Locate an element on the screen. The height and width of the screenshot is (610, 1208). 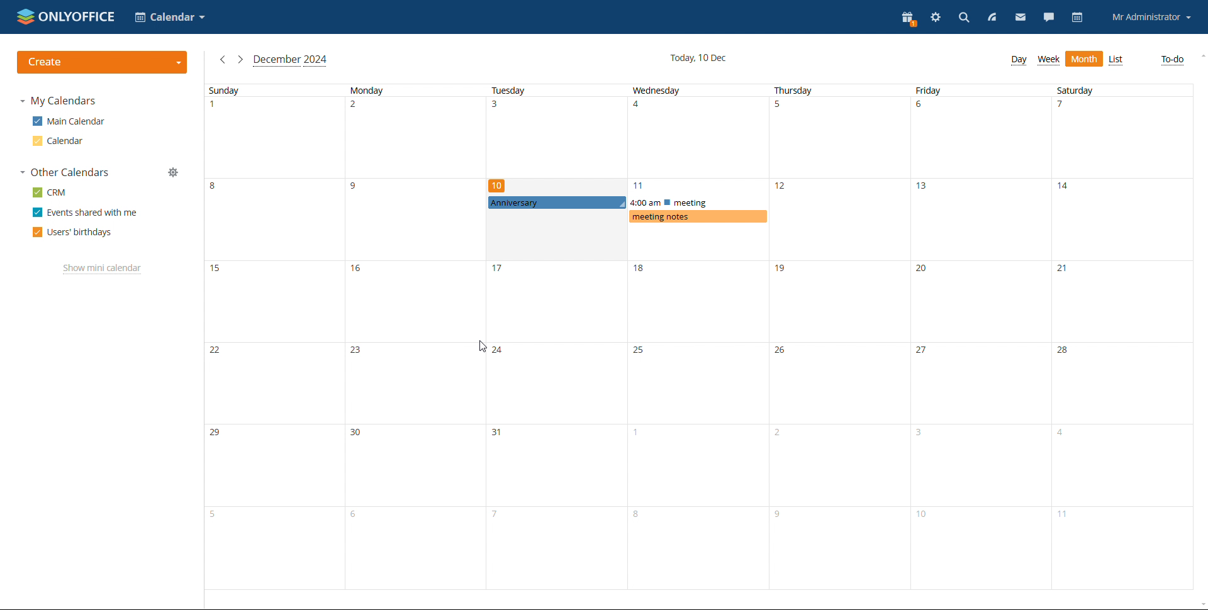
scroll up is located at coordinates (1200, 55).